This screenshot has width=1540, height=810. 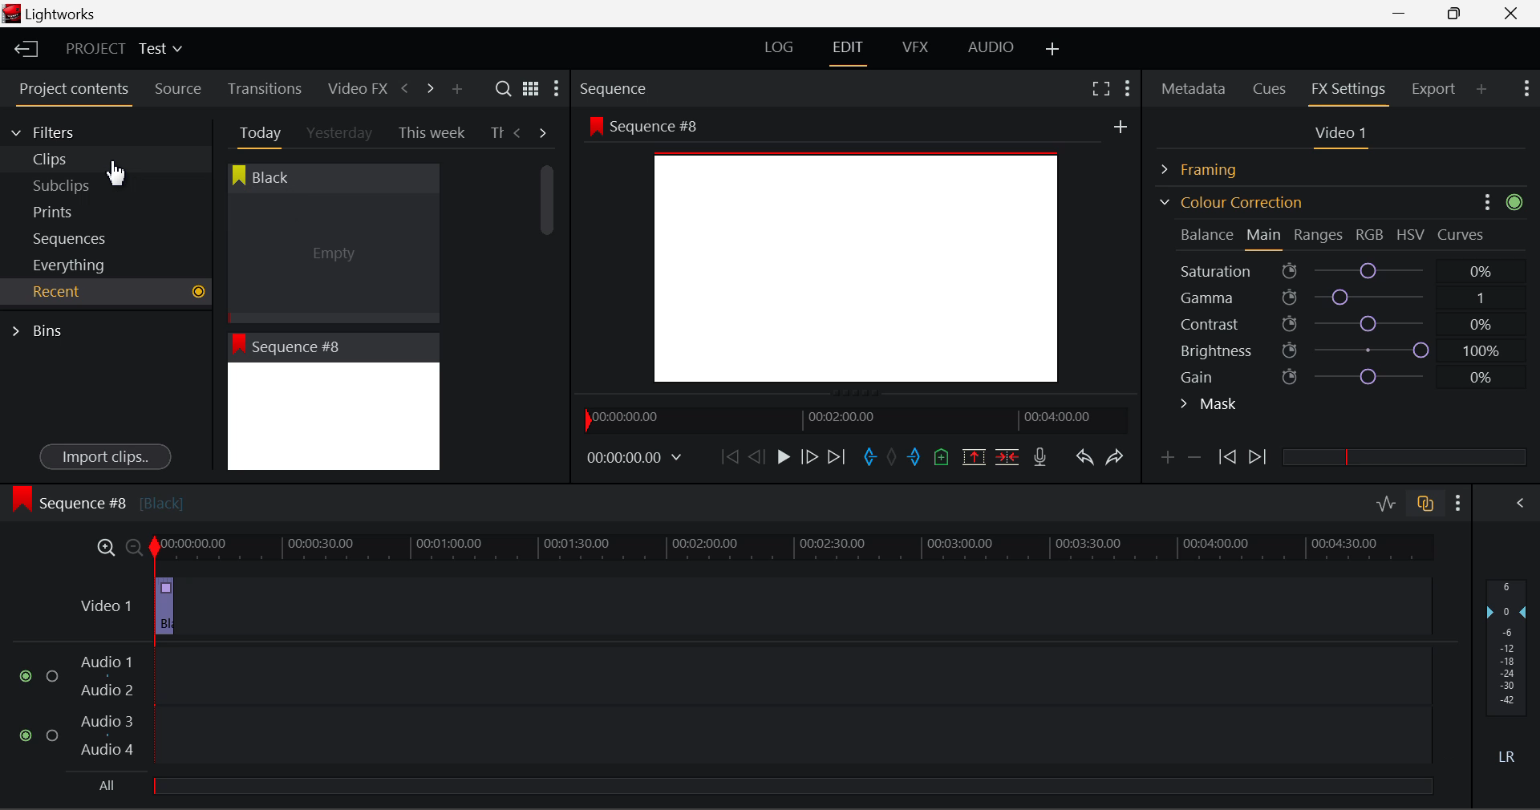 I want to click on Sequence Preview Section, so click(x=618, y=90).